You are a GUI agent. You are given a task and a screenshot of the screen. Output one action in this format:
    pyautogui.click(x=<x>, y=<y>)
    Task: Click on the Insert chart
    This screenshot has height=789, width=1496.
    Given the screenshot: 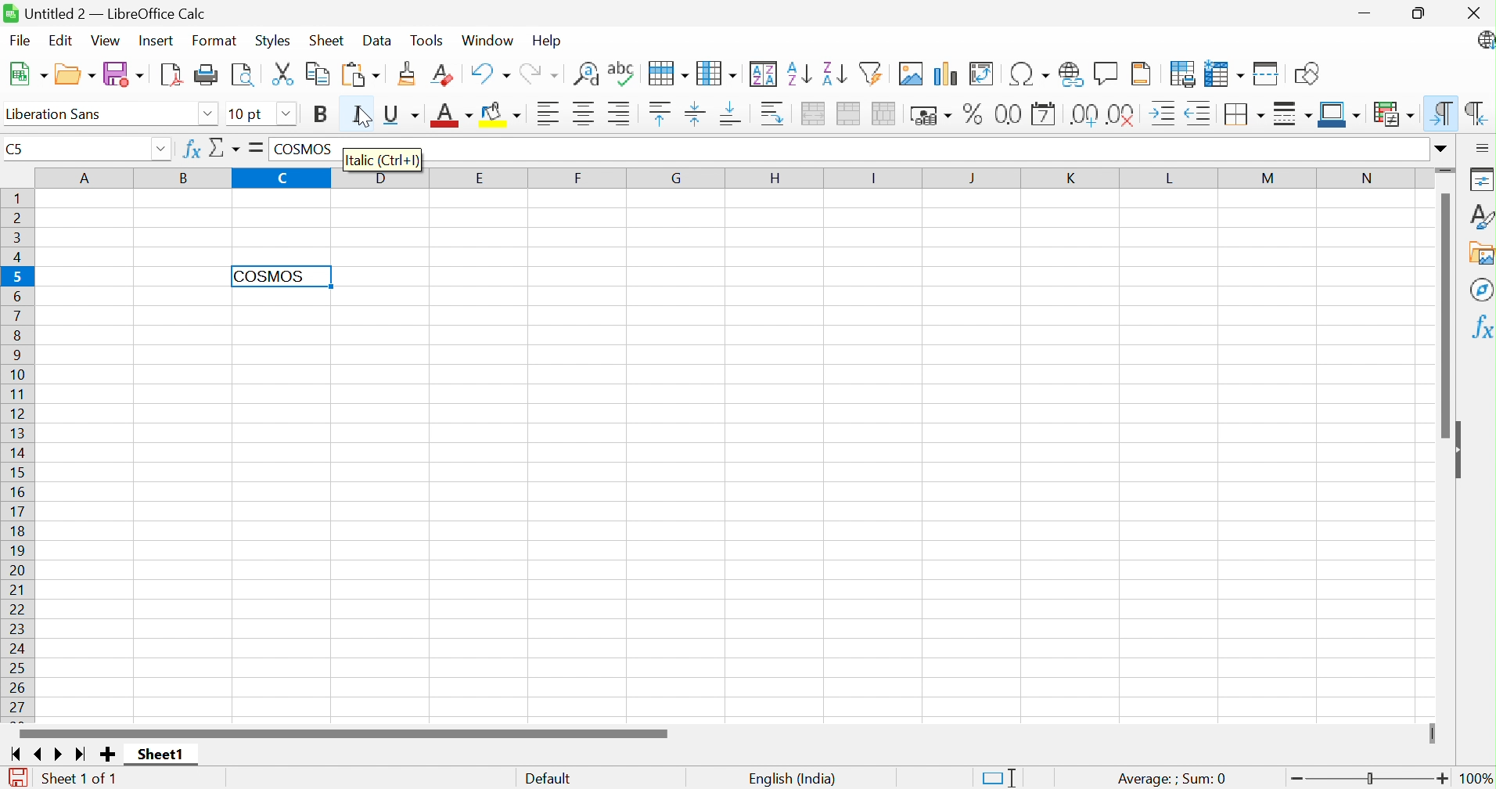 What is the action you would take?
    pyautogui.click(x=943, y=74)
    